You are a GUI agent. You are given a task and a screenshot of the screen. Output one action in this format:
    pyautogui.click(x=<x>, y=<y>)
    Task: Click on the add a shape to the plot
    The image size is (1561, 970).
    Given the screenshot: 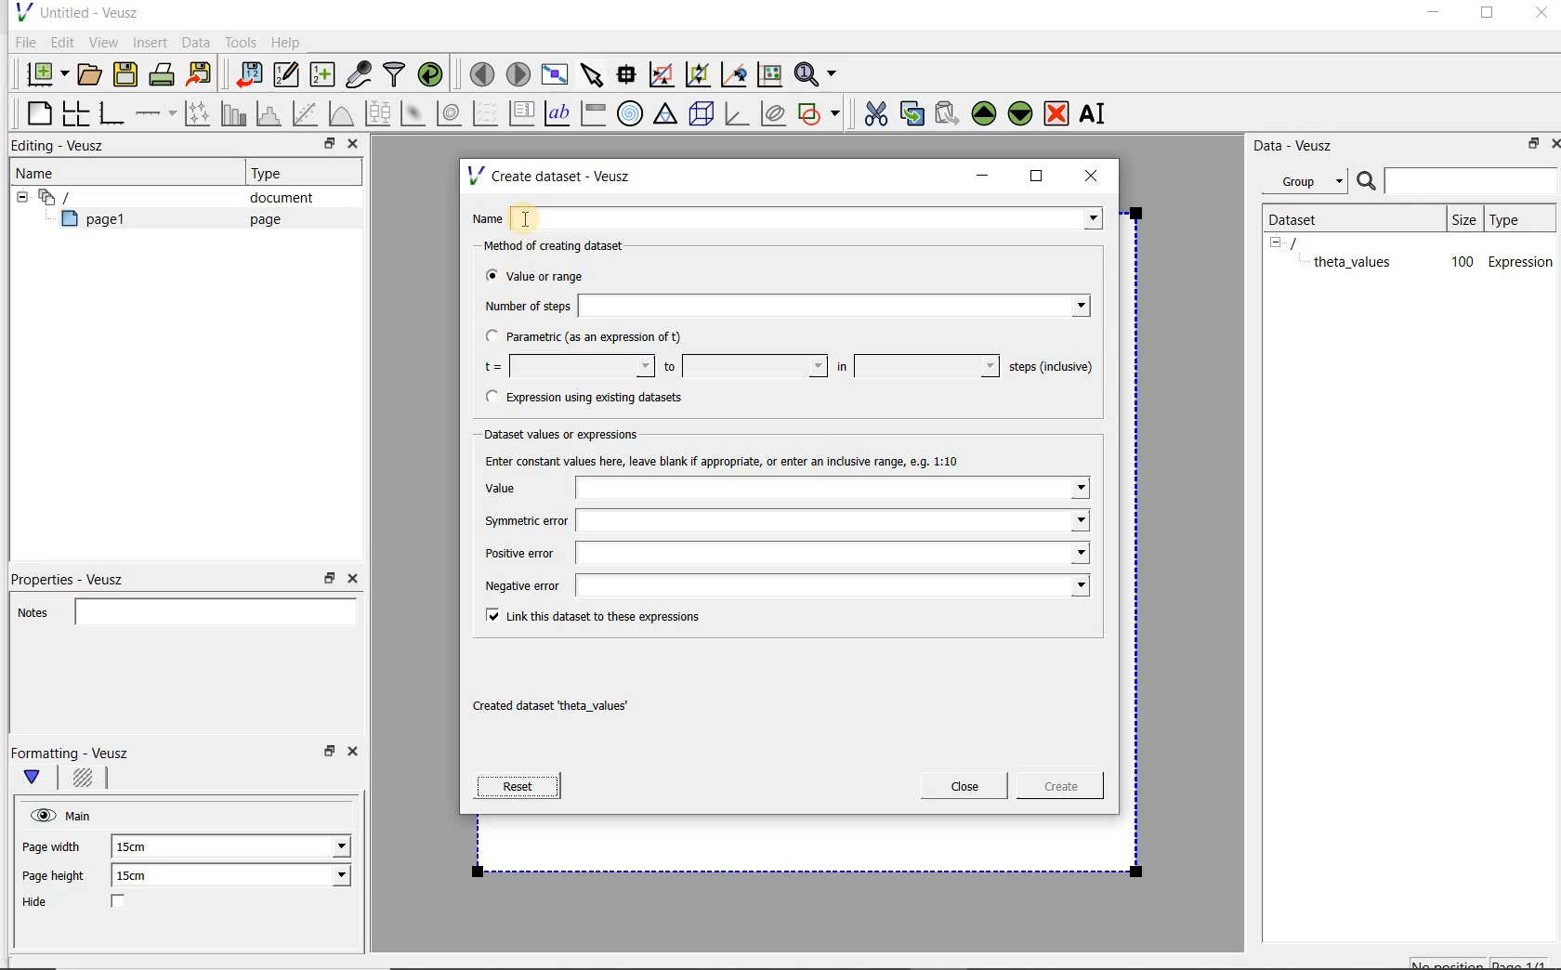 What is the action you would take?
    pyautogui.click(x=820, y=111)
    